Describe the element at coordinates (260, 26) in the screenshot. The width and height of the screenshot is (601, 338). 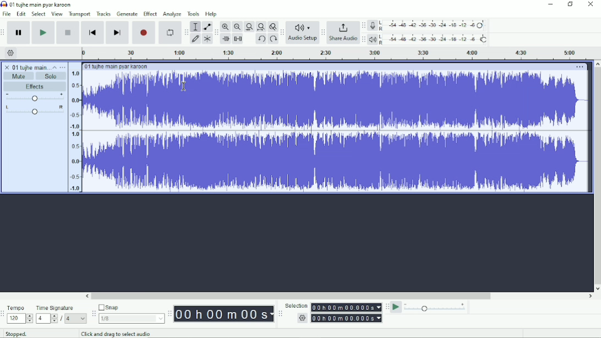
I see `Fit project to width` at that location.